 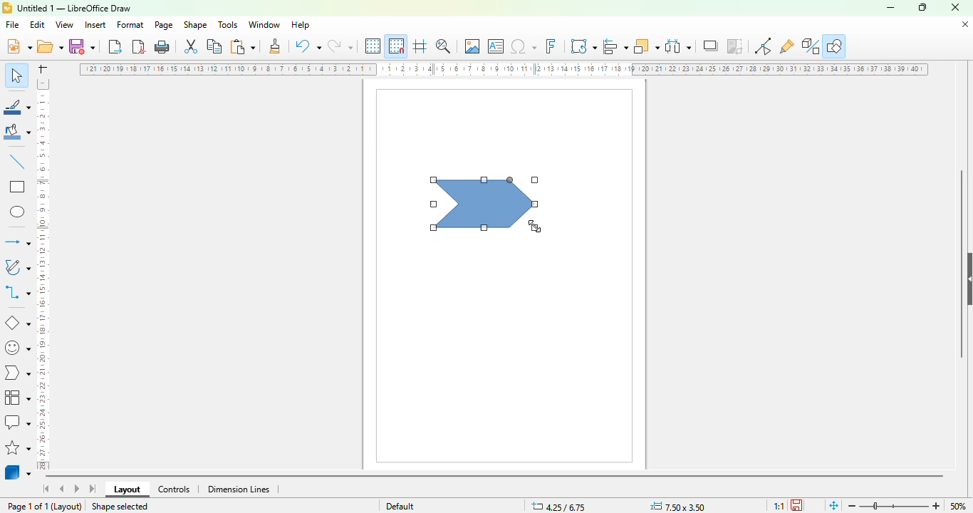 I want to click on paste, so click(x=242, y=46).